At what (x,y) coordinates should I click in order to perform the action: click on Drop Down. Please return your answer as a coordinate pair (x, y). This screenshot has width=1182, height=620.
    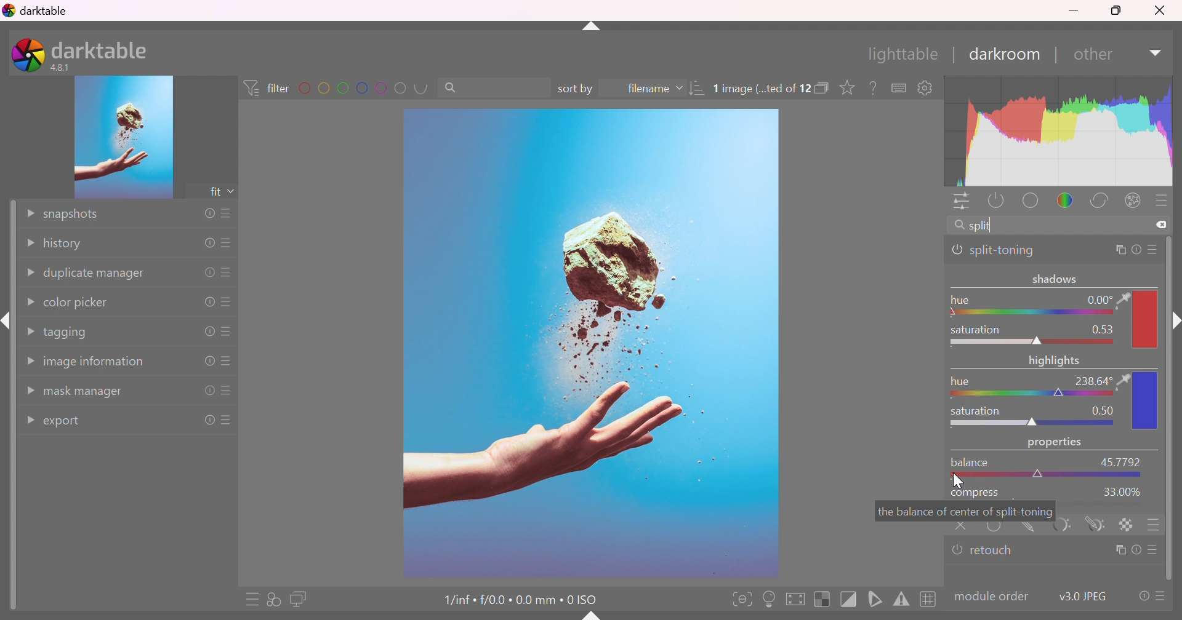
    Looking at the image, I should click on (28, 303).